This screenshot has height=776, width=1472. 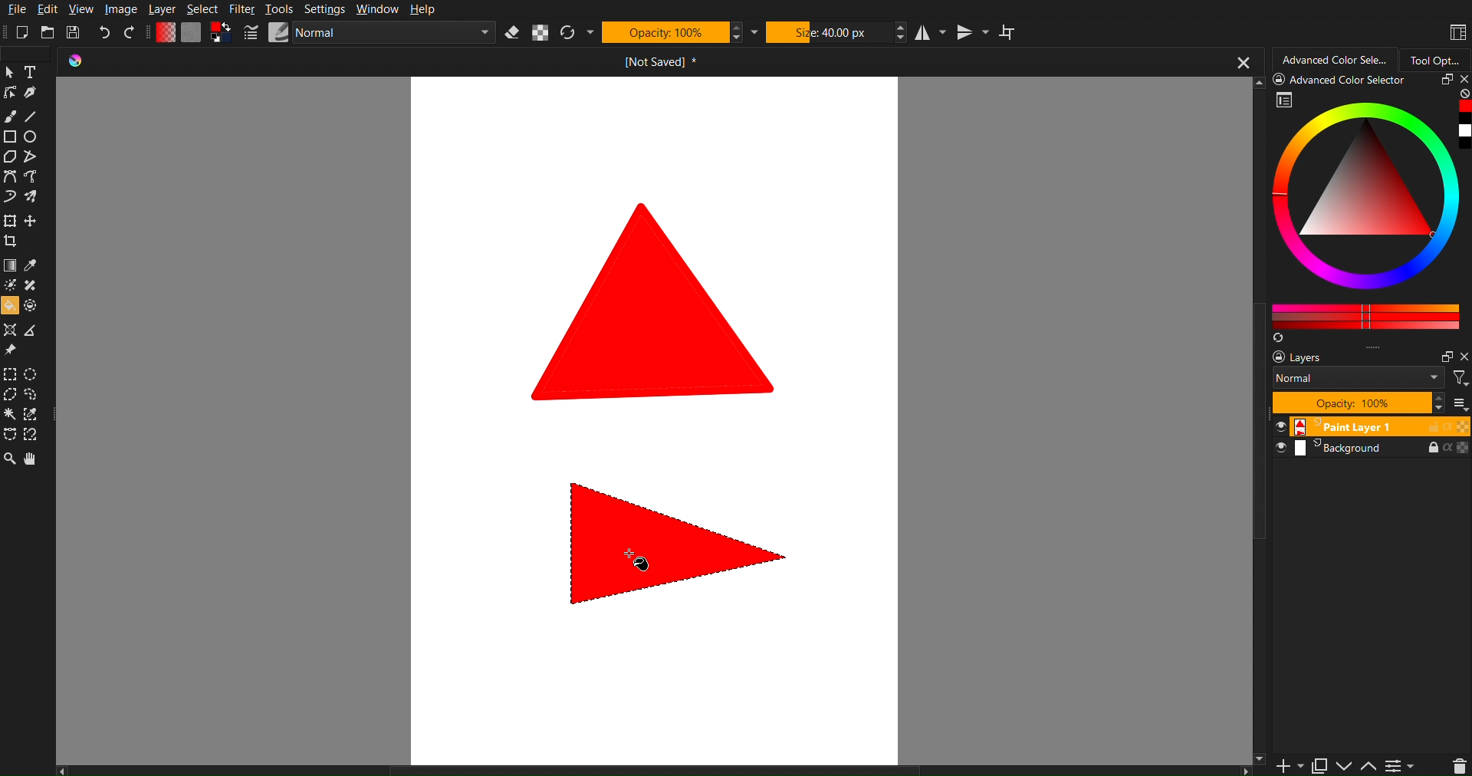 I want to click on filler, so click(x=9, y=307).